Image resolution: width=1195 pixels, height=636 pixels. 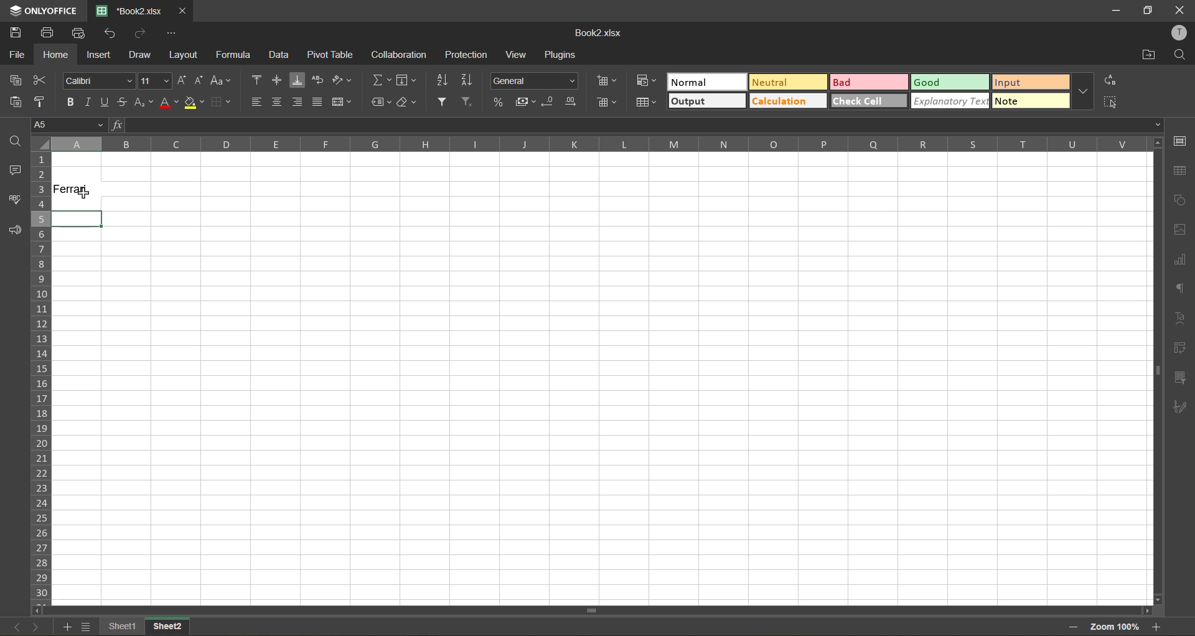 I want to click on note, so click(x=1034, y=102).